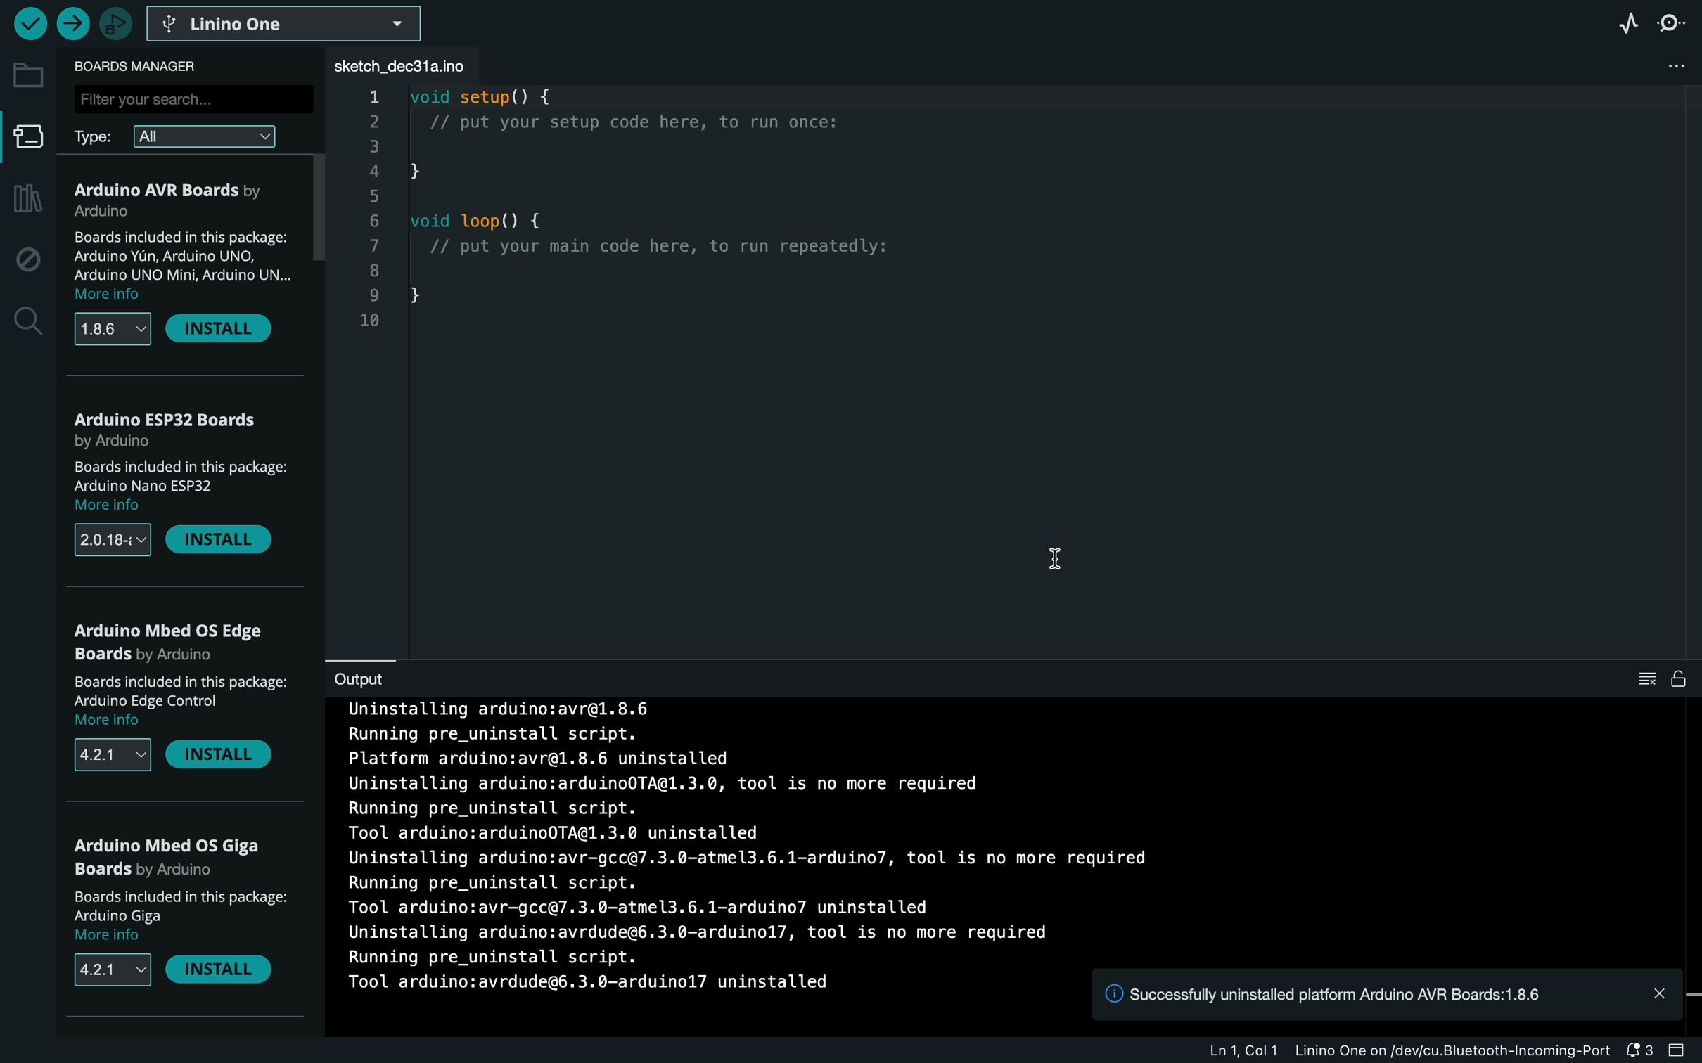  Describe the element at coordinates (106, 939) in the screenshot. I see `more info` at that location.